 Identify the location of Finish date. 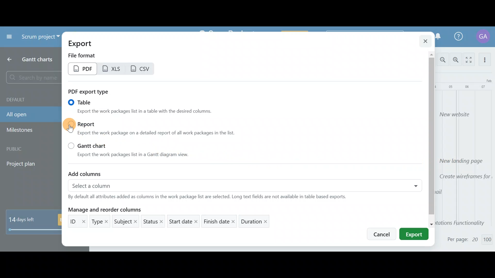
(218, 221).